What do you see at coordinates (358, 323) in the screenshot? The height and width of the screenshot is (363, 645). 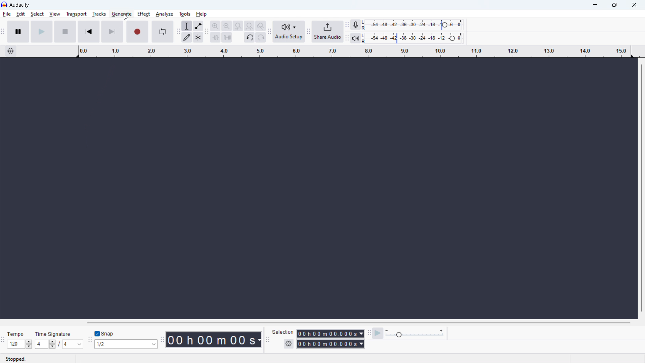 I see `horizontal scrollbar` at bounding box center [358, 323].